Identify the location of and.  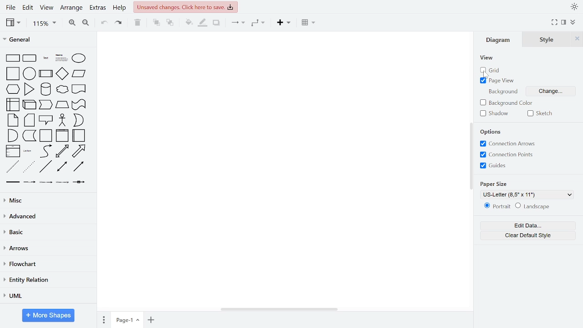
(13, 135).